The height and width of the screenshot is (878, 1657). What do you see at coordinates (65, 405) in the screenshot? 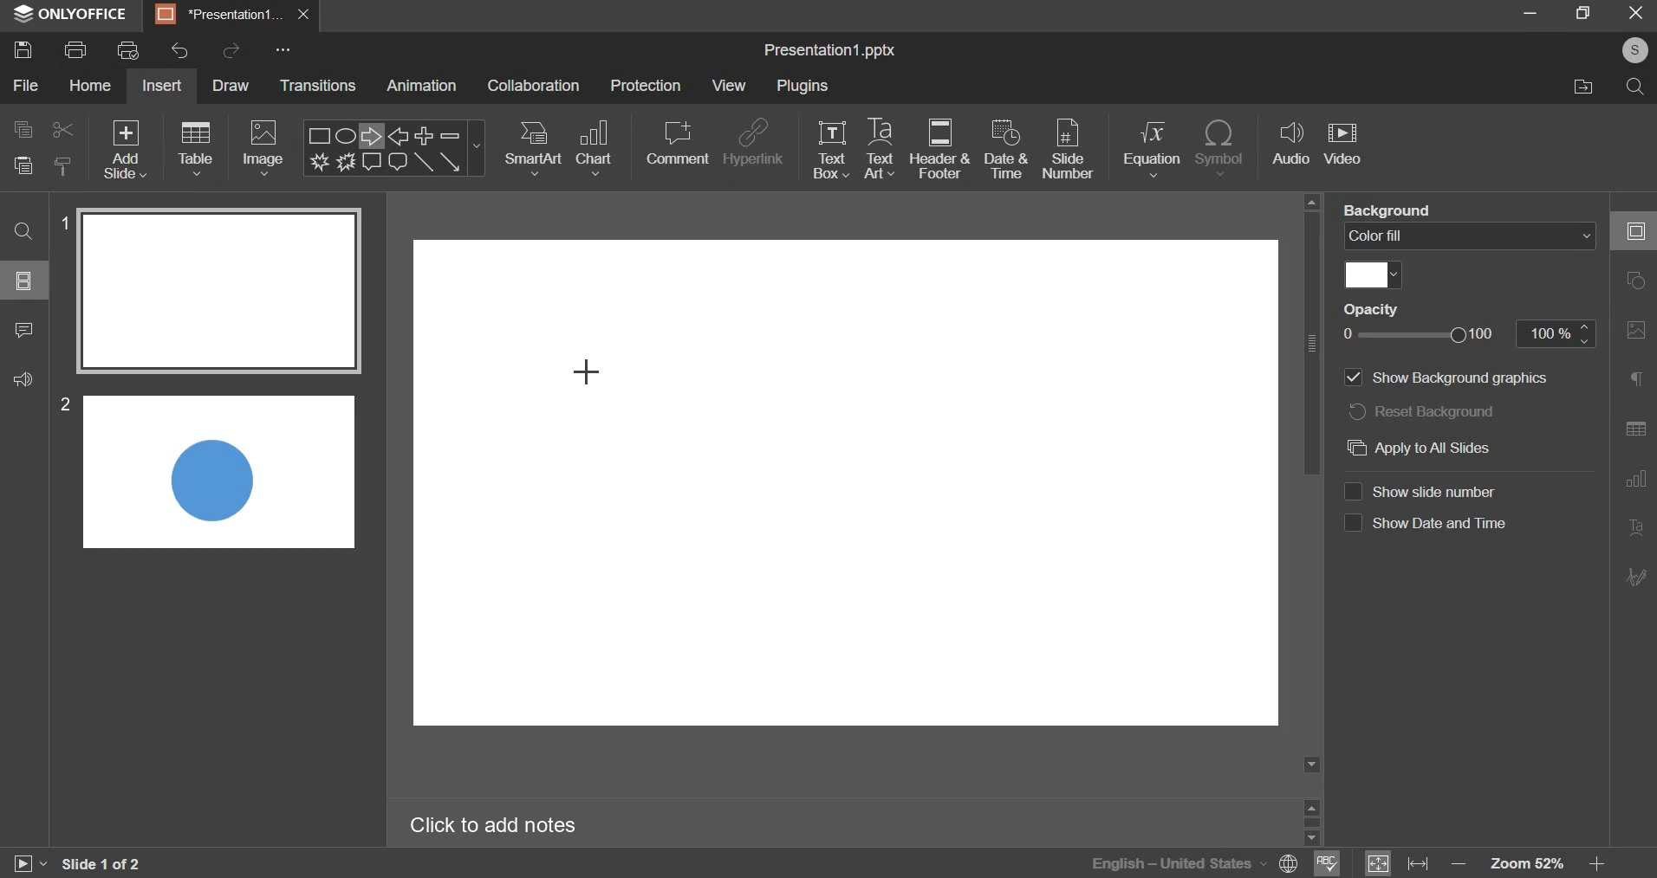
I see `2` at bounding box center [65, 405].